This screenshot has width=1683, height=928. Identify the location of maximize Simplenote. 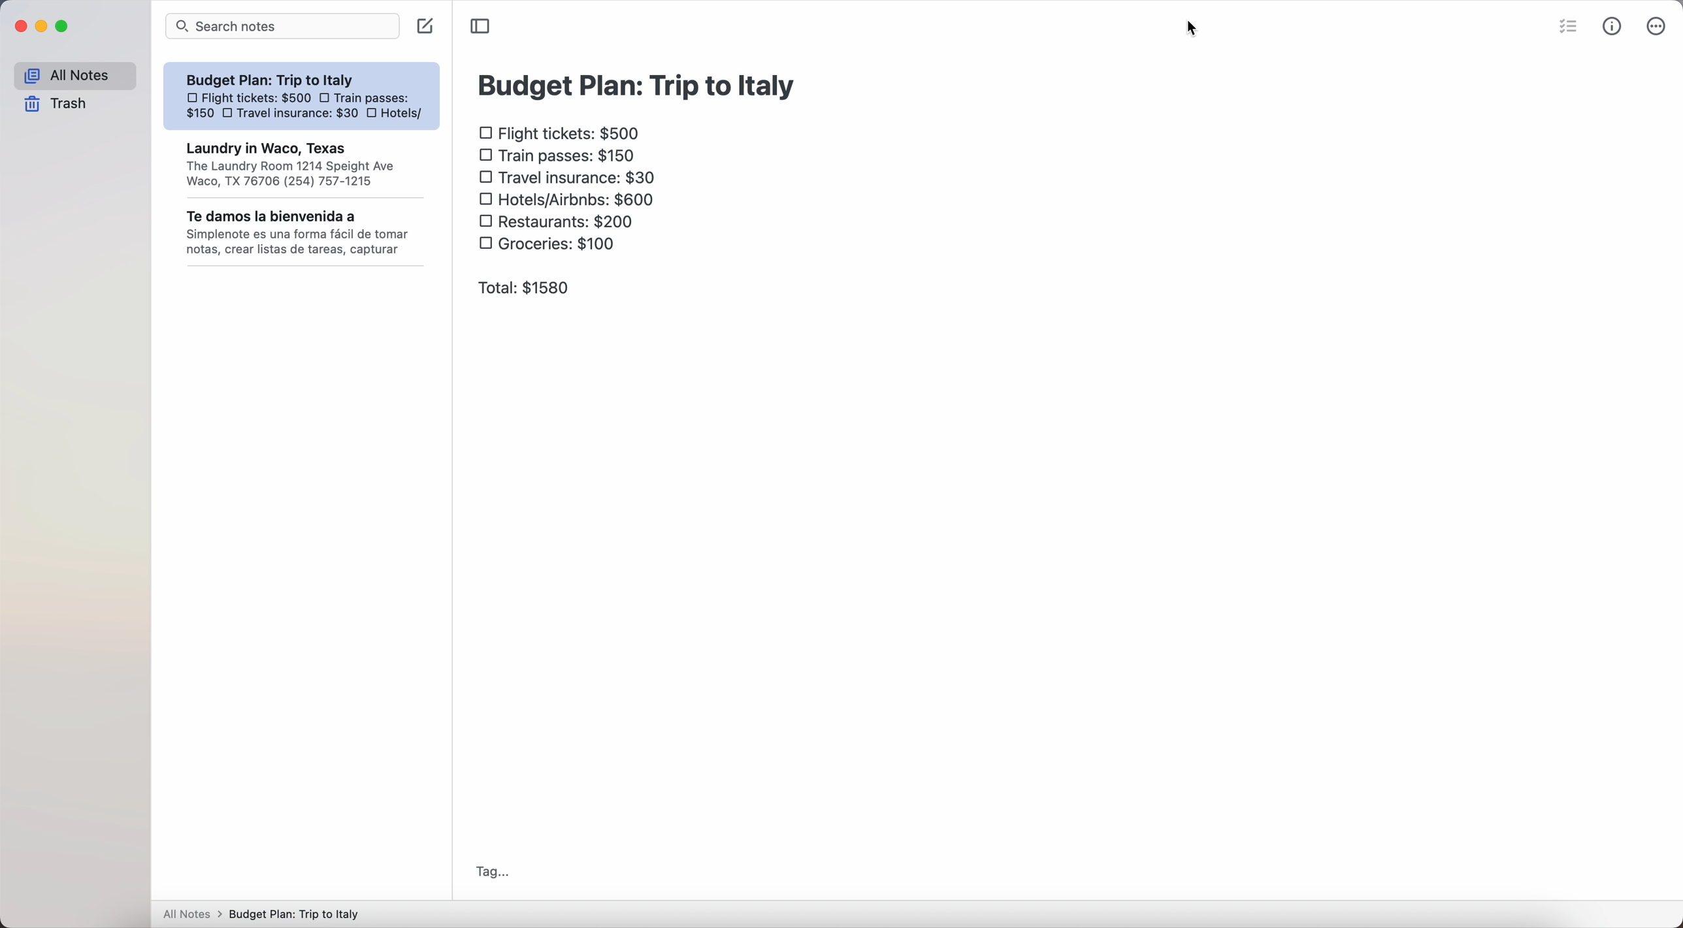
(63, 27).